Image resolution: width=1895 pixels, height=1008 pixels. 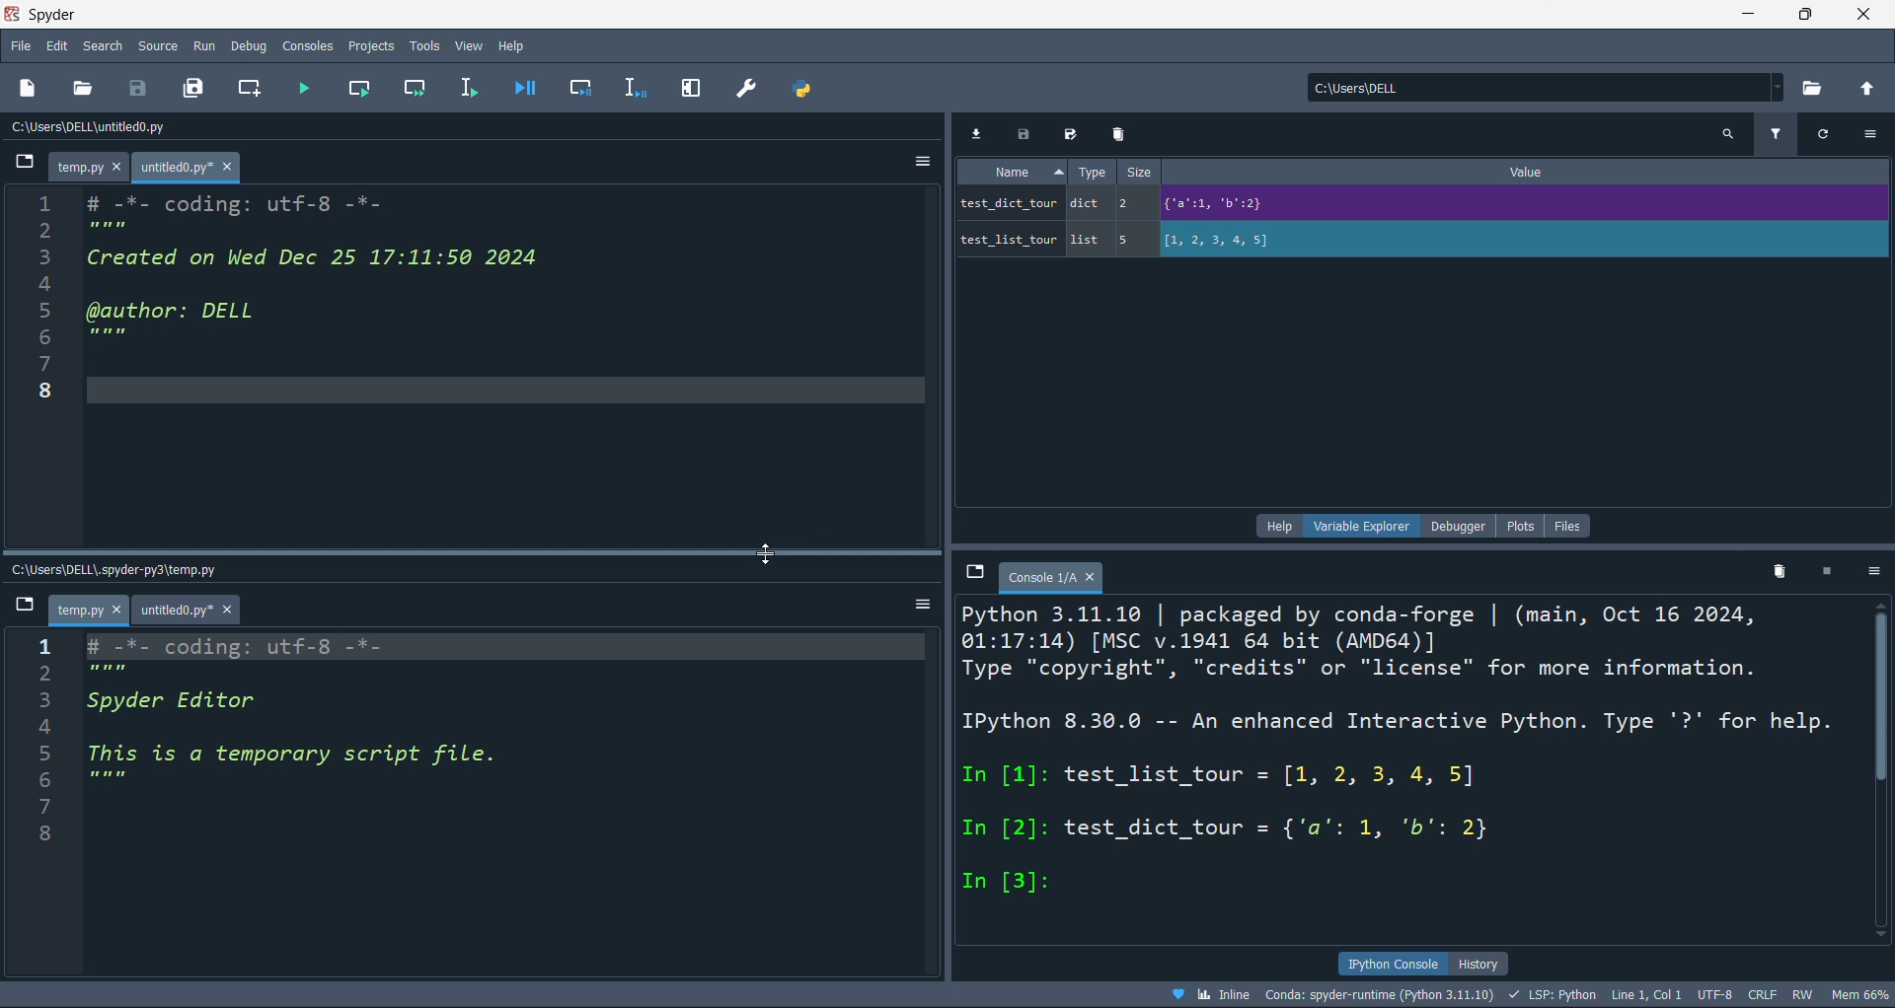 What do you see at coordinates (417, 90) in the screenshot?
I see `run cell and move` at bounding box center [417, 90].